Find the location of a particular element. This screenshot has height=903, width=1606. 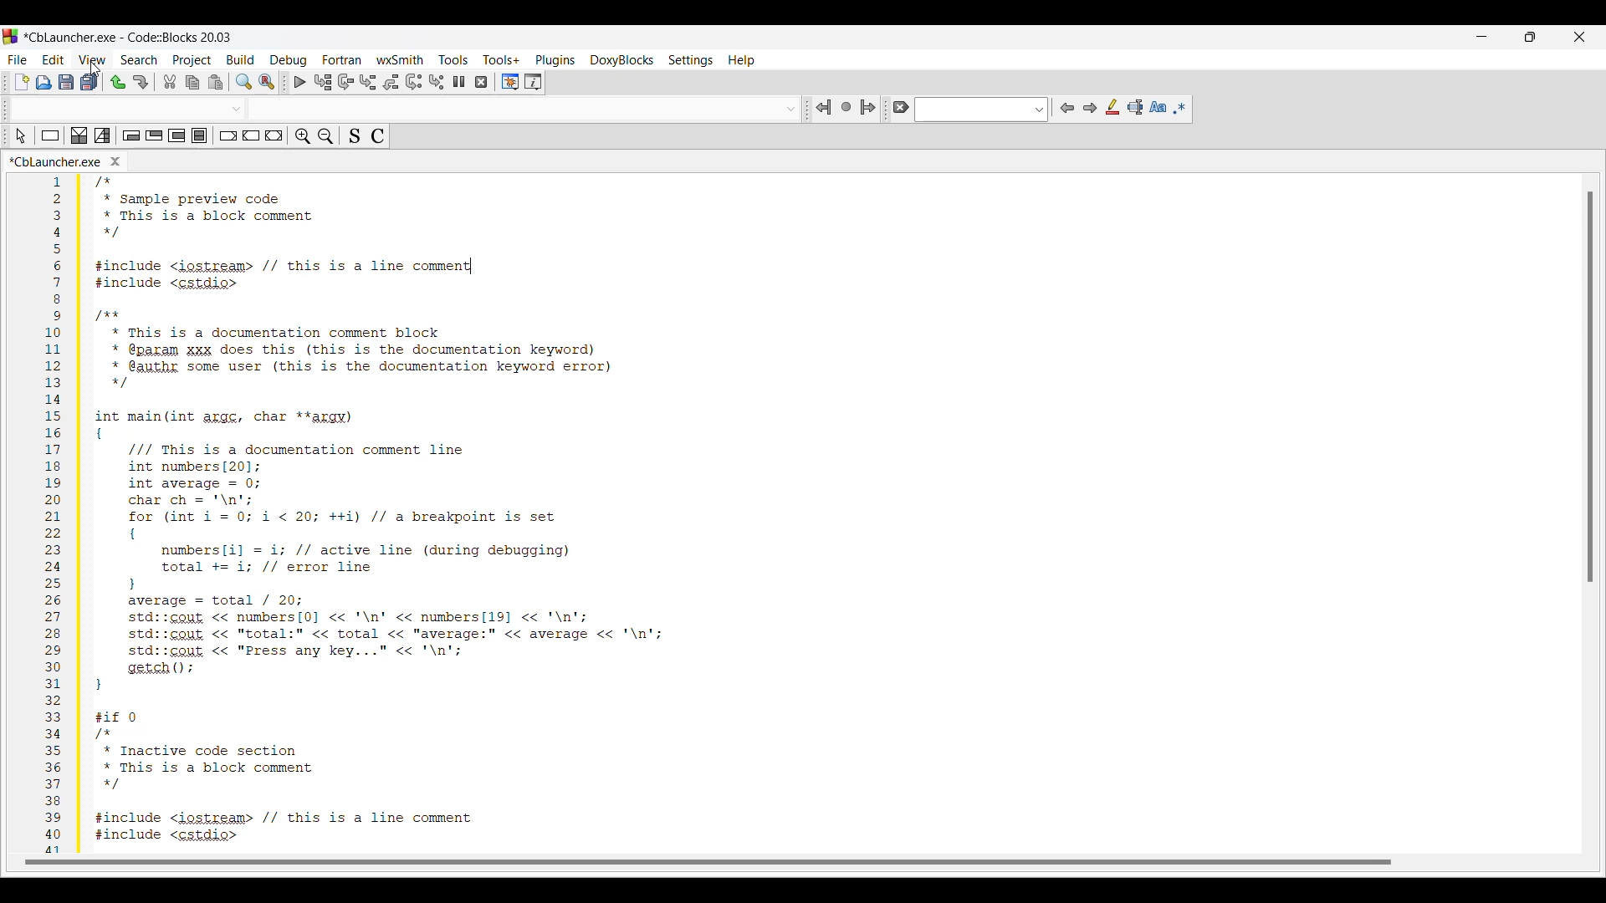

Toggle comments is located at coordinates (378, 135).